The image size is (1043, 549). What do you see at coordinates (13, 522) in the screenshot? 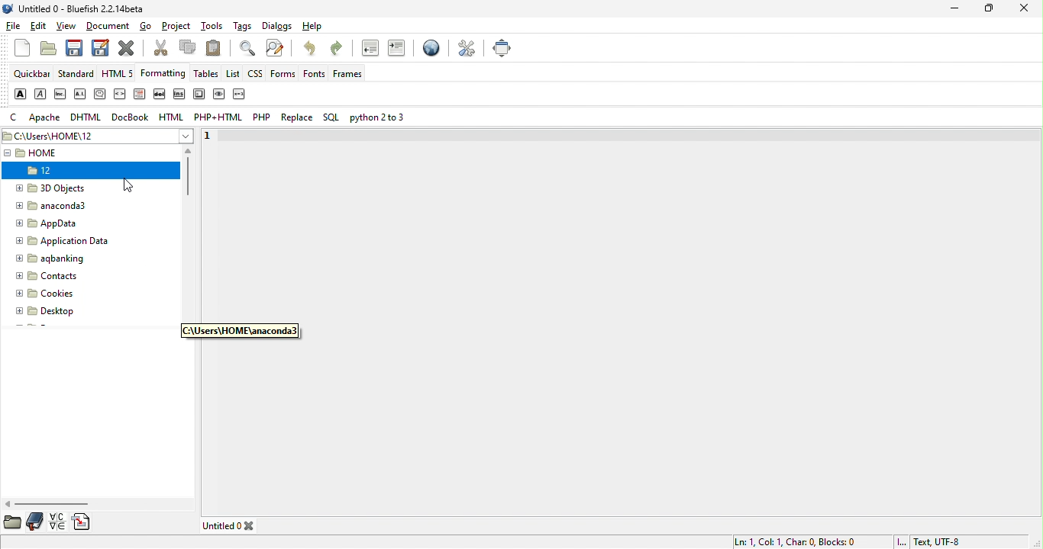
I see `file browser` at bounding box center [13, 522].